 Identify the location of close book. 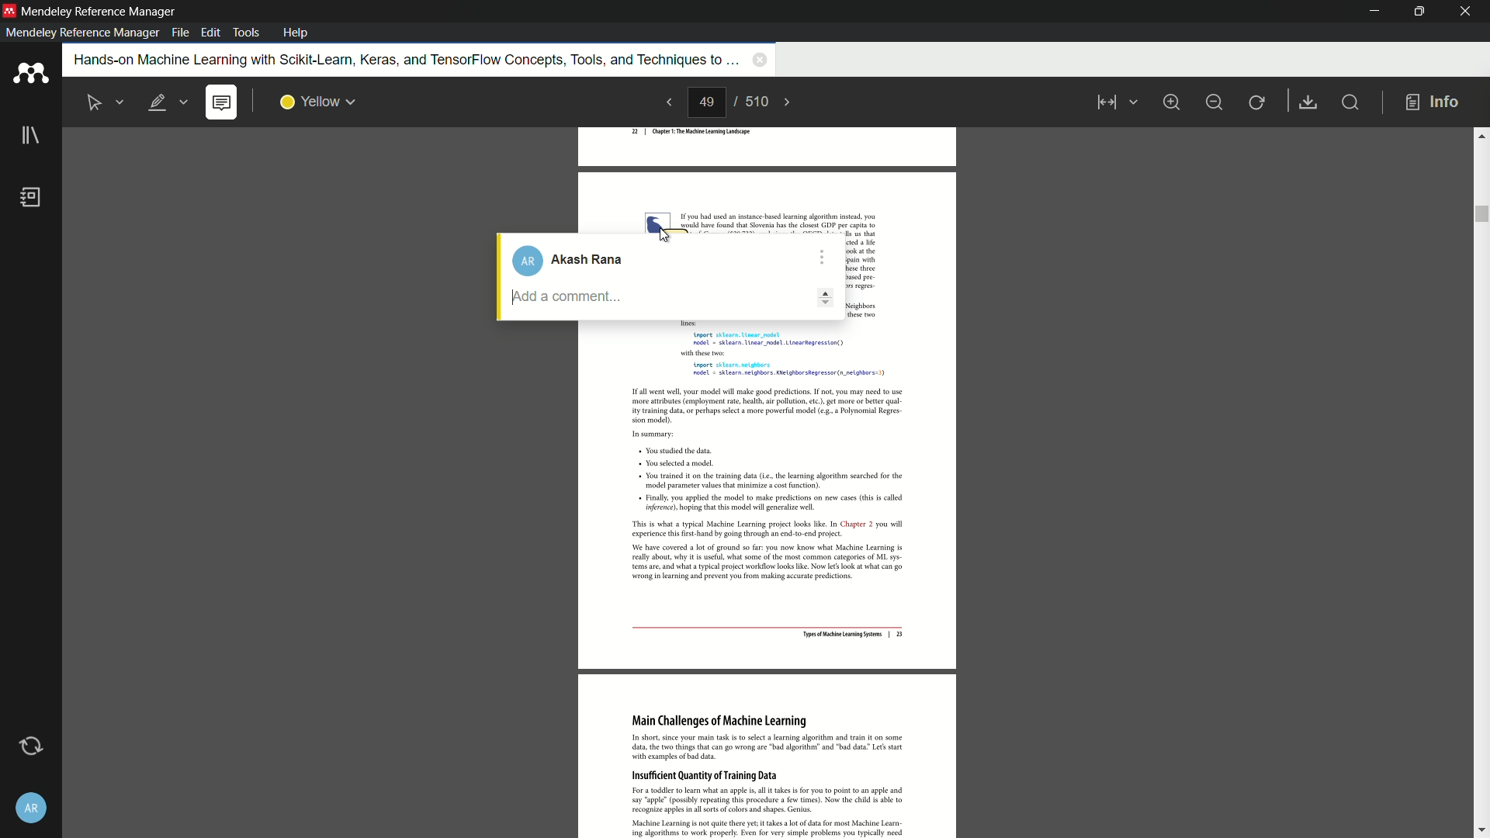
(757, 61).